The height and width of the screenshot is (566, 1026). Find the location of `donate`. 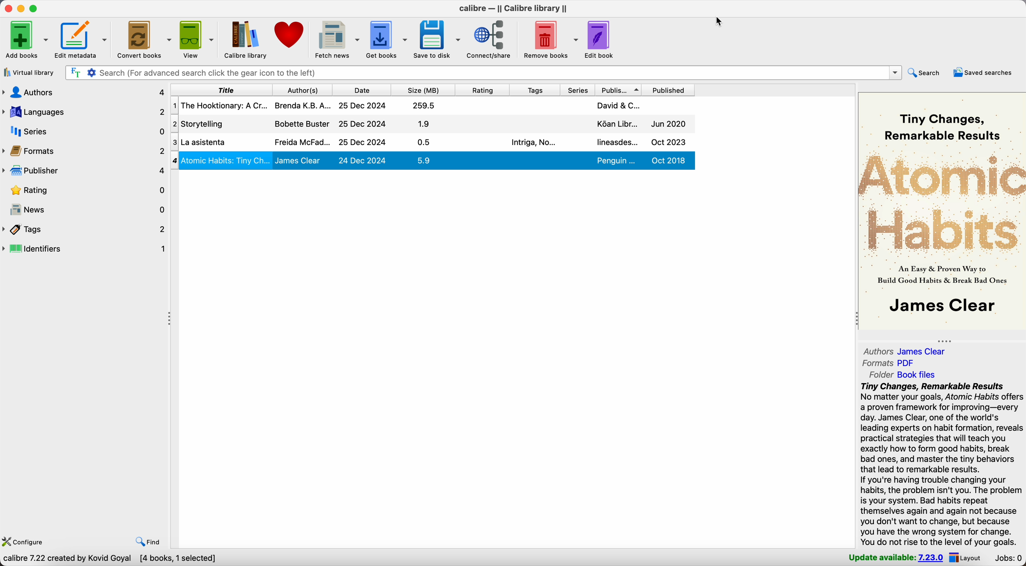

donate is located at coordinates (292, 35).